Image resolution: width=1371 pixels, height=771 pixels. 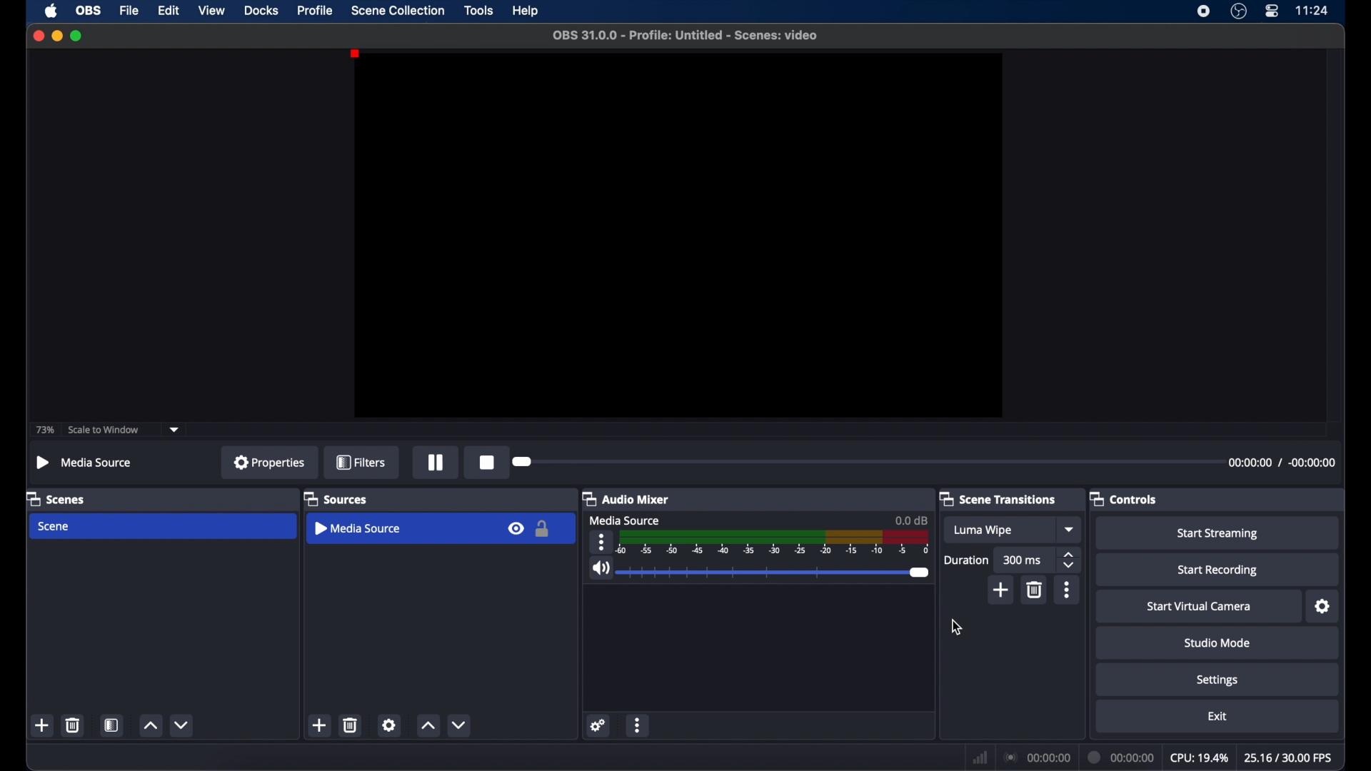 I want to click on fps, so click(x=1288, y=757).